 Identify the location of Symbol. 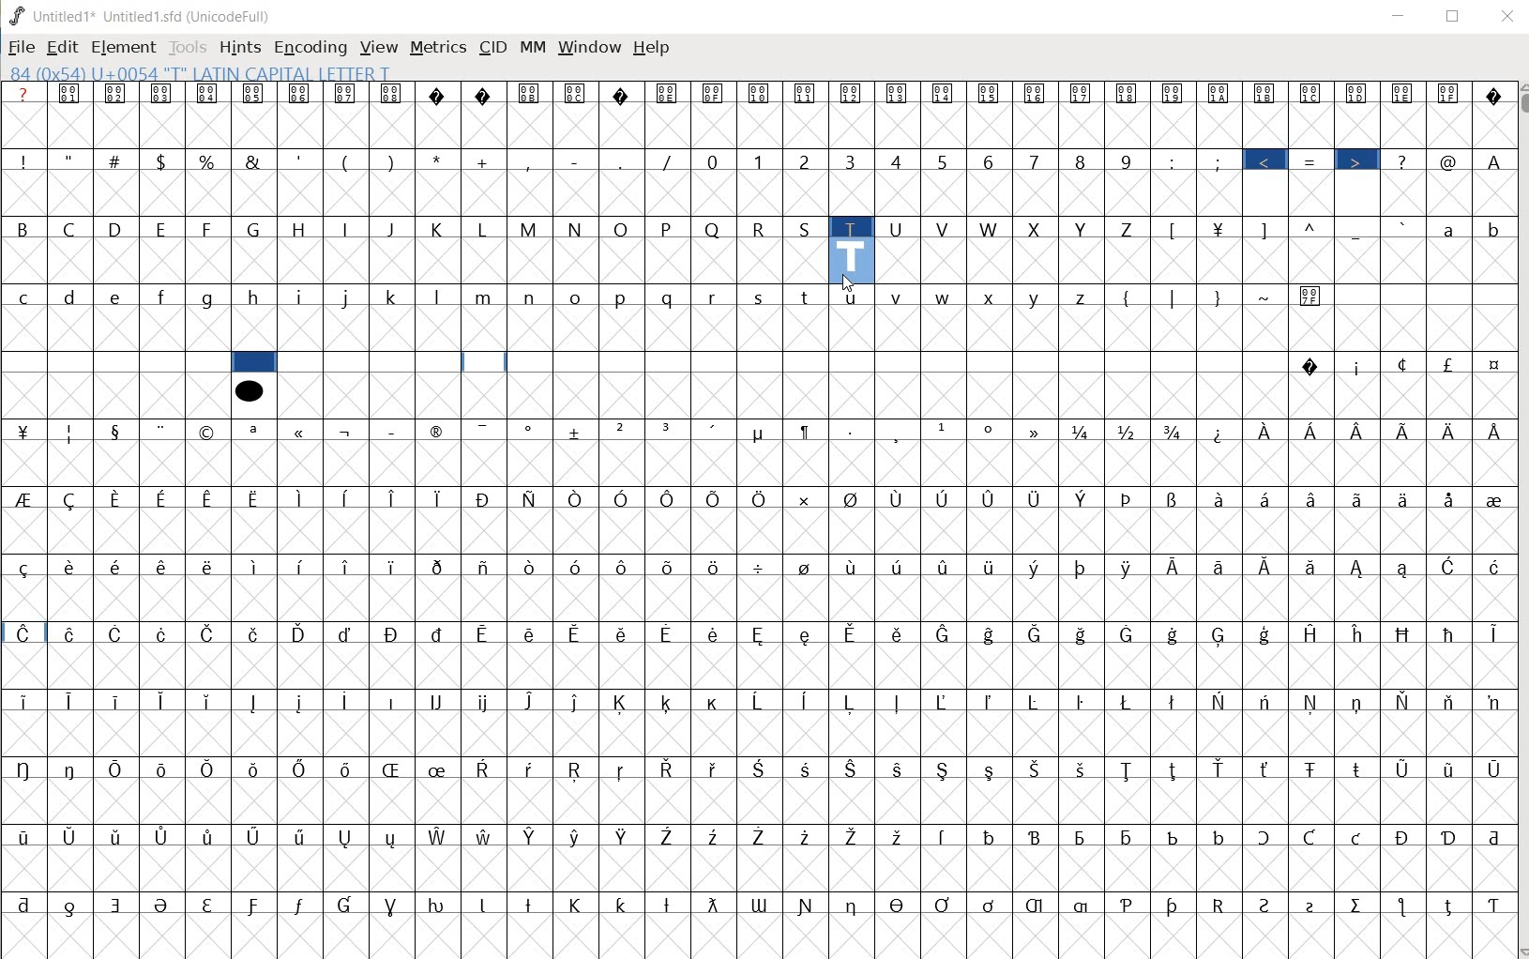
(899, 433).